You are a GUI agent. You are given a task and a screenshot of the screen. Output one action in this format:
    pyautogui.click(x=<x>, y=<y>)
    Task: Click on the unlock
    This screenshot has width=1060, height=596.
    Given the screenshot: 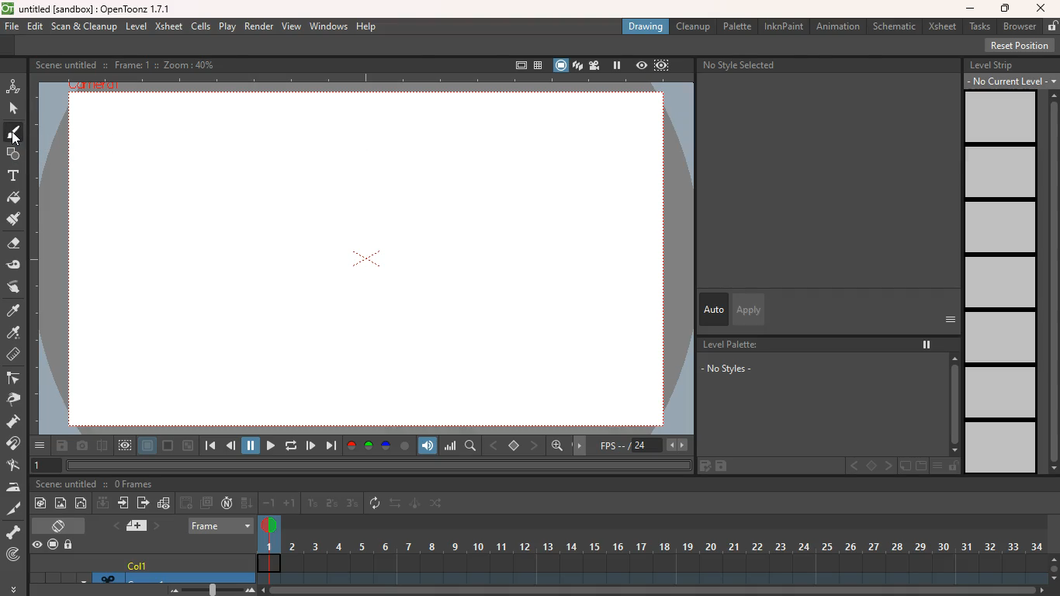 What is the action you would take?
    pyautogui.click(x=71, y=544)
    